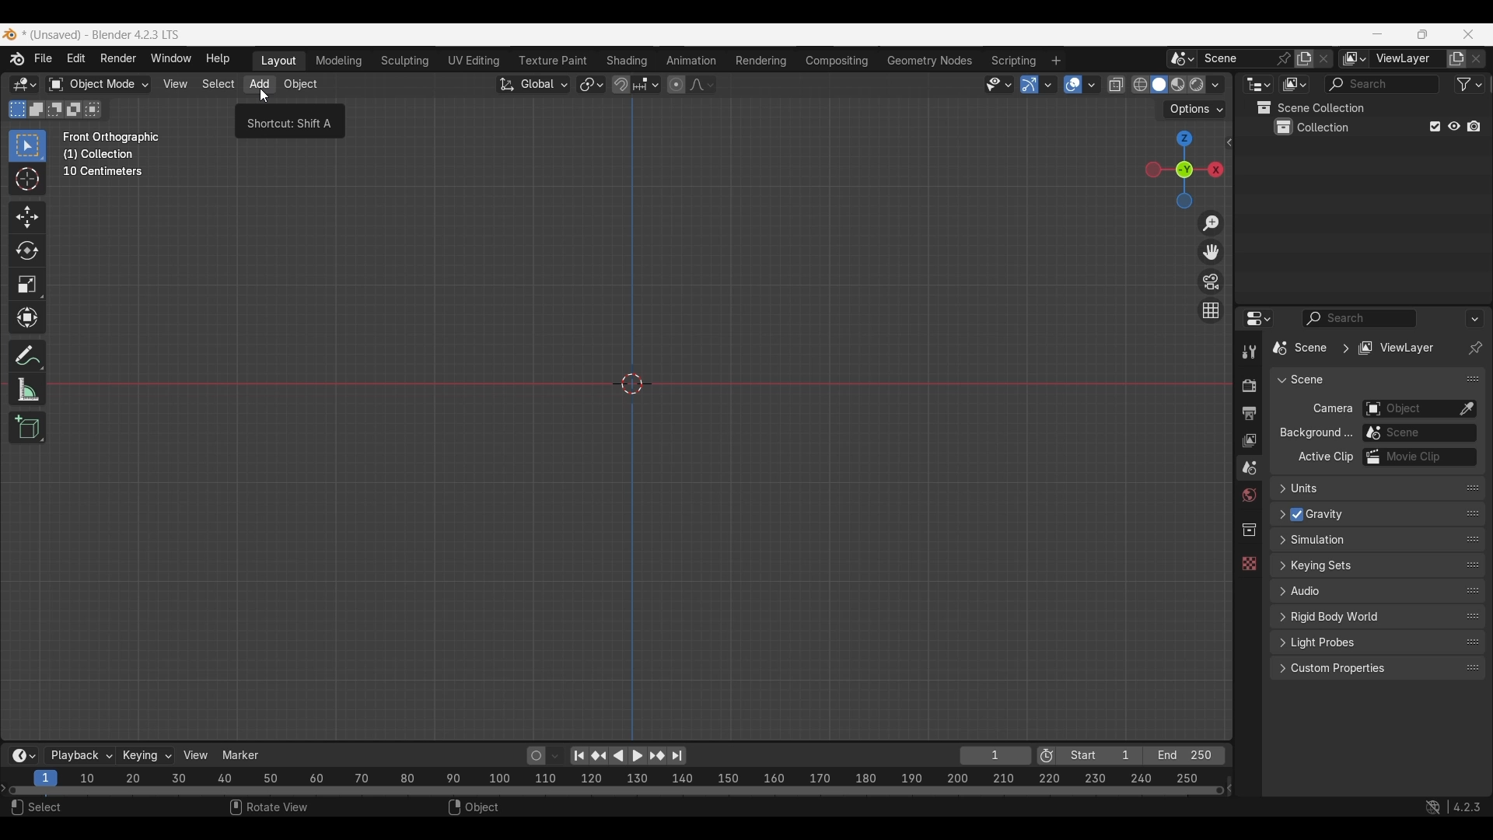  What do you see at coordinates (537, 756) in the screenshot?
I see `Auto keying ` at bounding box center [537, 756].